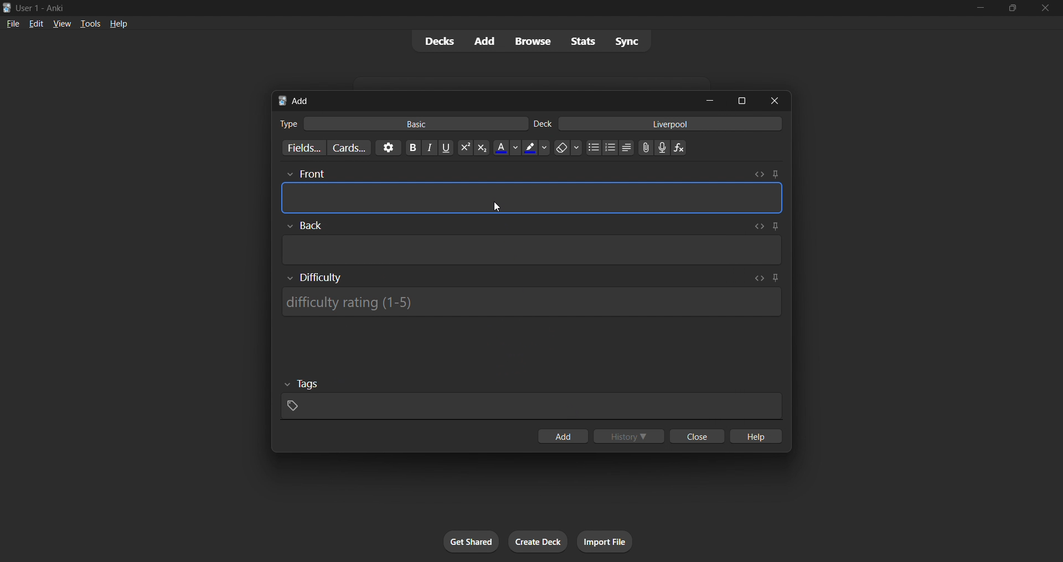 This screenshot has height=562, width=1063. What do you see at coordinates (305, 226) in the screenshot?
I see `` at bounding box center [305, 226].